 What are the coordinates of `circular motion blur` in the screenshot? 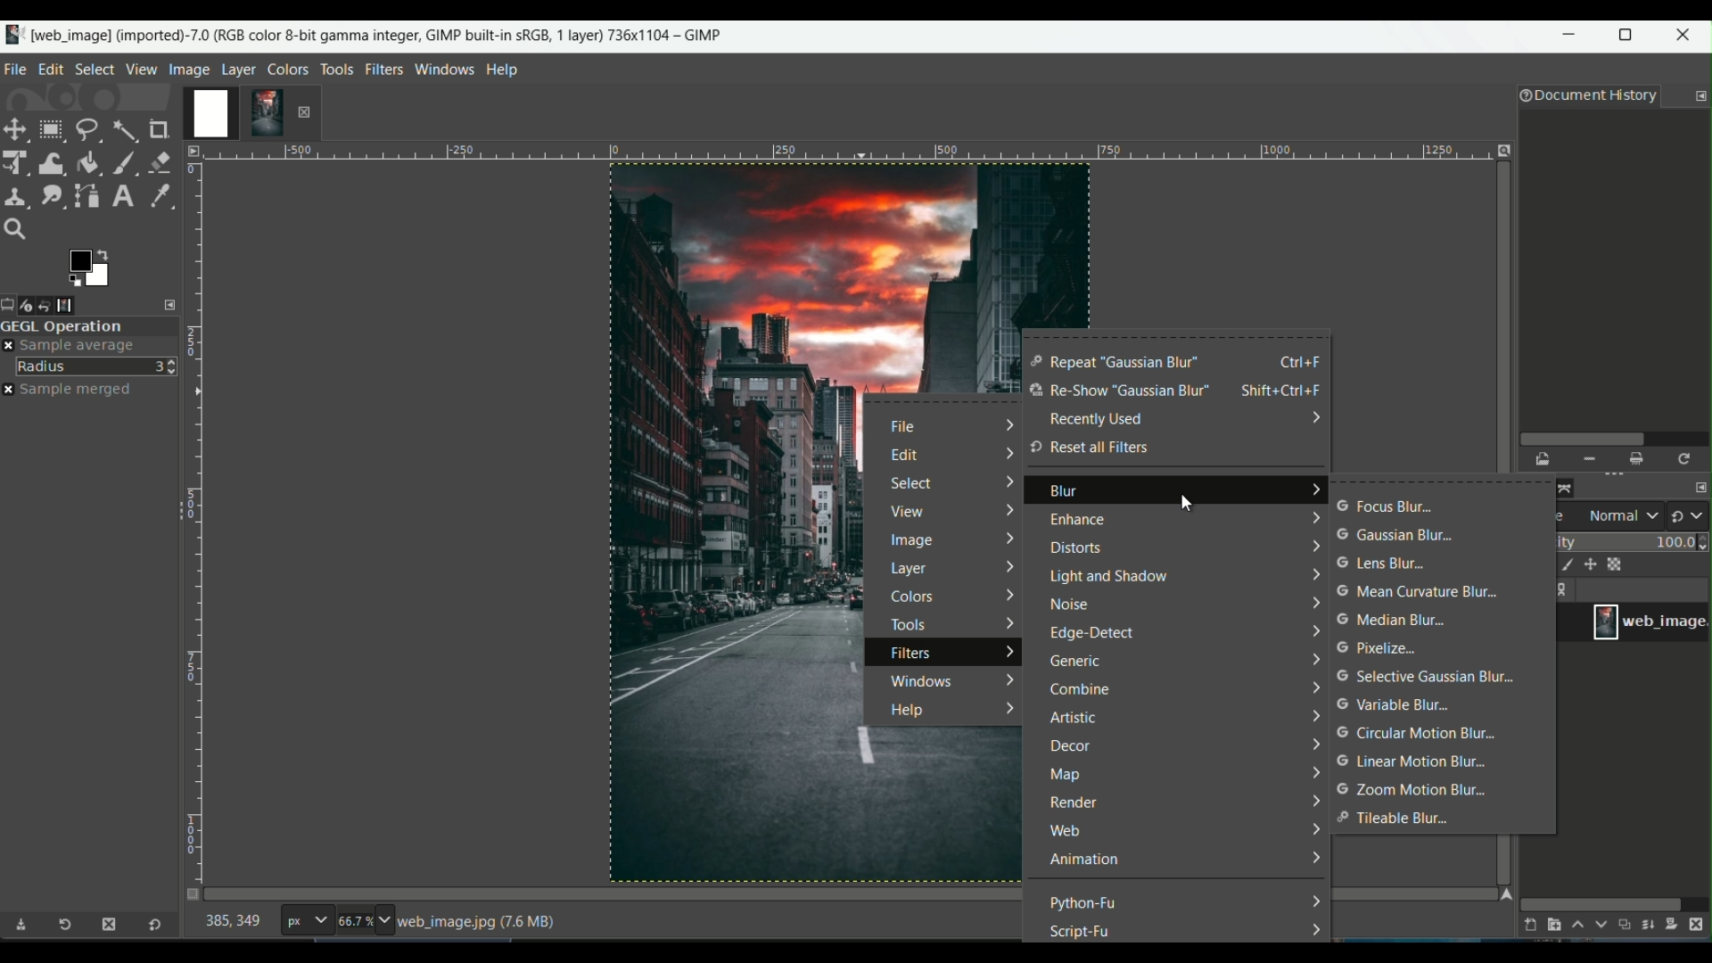 It's located at (1413, 734).